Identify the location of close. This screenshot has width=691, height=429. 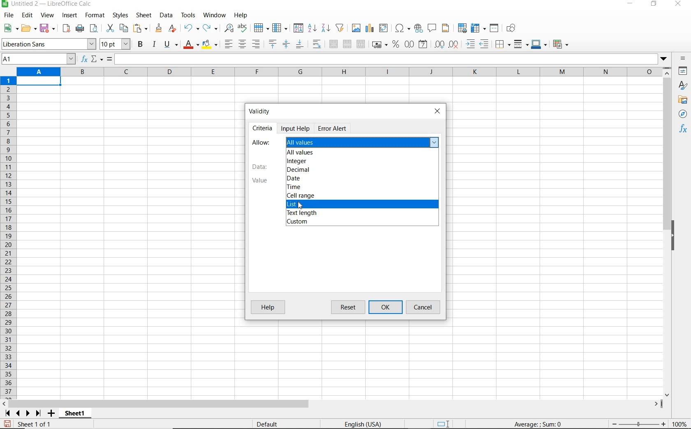
(437, 112).